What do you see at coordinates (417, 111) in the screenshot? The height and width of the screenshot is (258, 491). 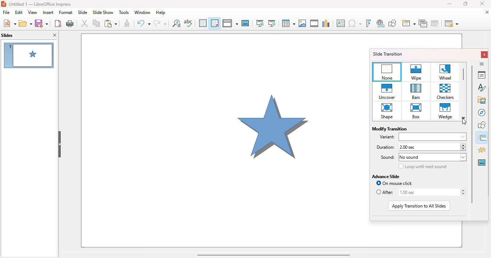 I see `box` at bounding box center [417, 111].